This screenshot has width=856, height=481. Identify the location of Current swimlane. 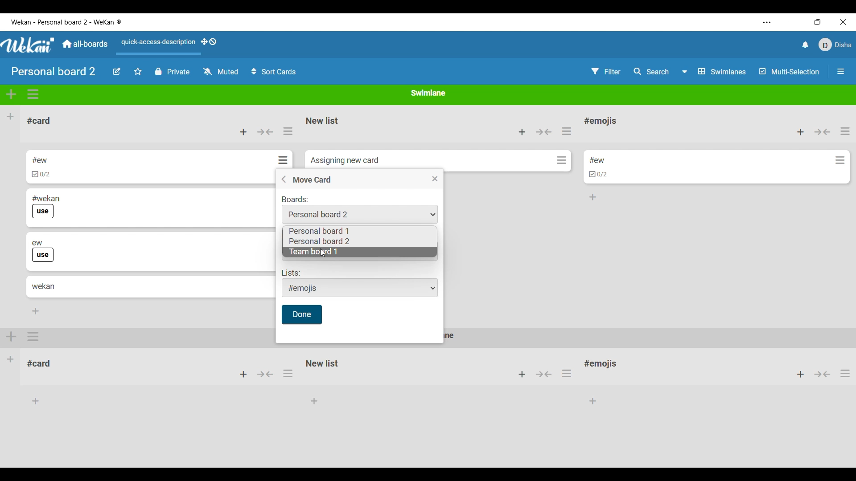
(428, 93).